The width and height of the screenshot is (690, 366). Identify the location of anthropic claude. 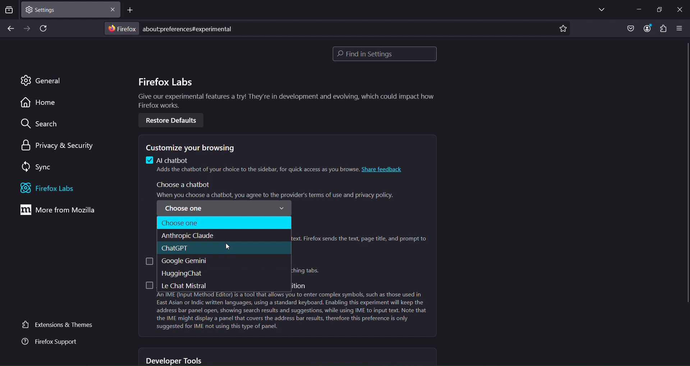
(189, 236).